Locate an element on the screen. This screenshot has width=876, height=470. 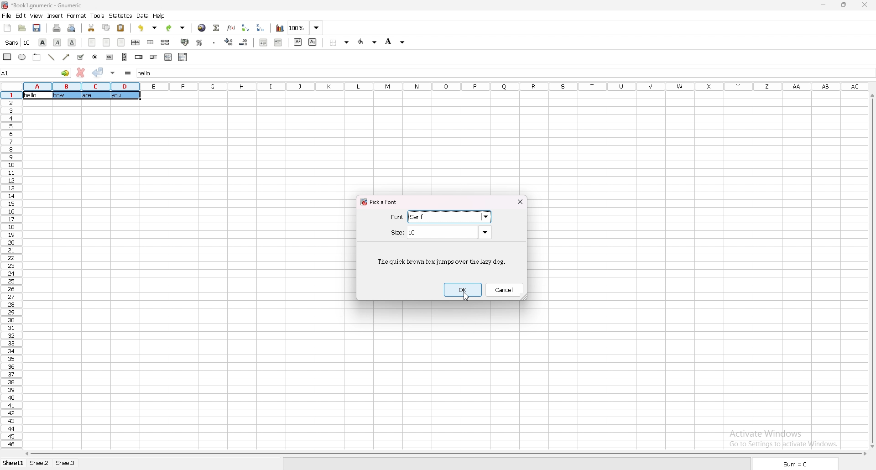
format is located at coordinates (76, 16).